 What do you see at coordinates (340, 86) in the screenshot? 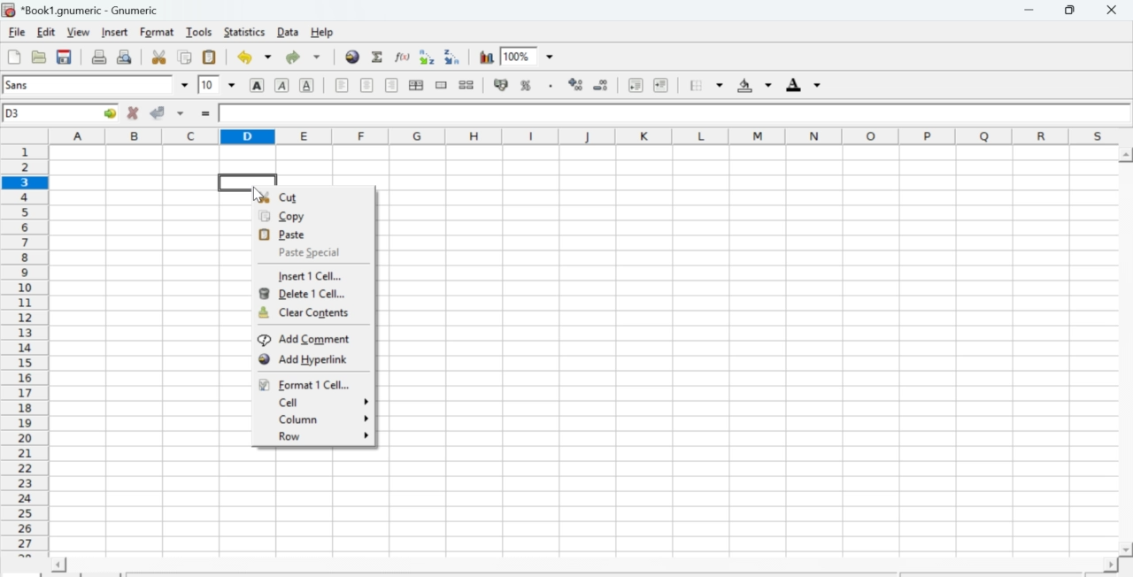
I see `Align Left` at bounding box center [340, 86].